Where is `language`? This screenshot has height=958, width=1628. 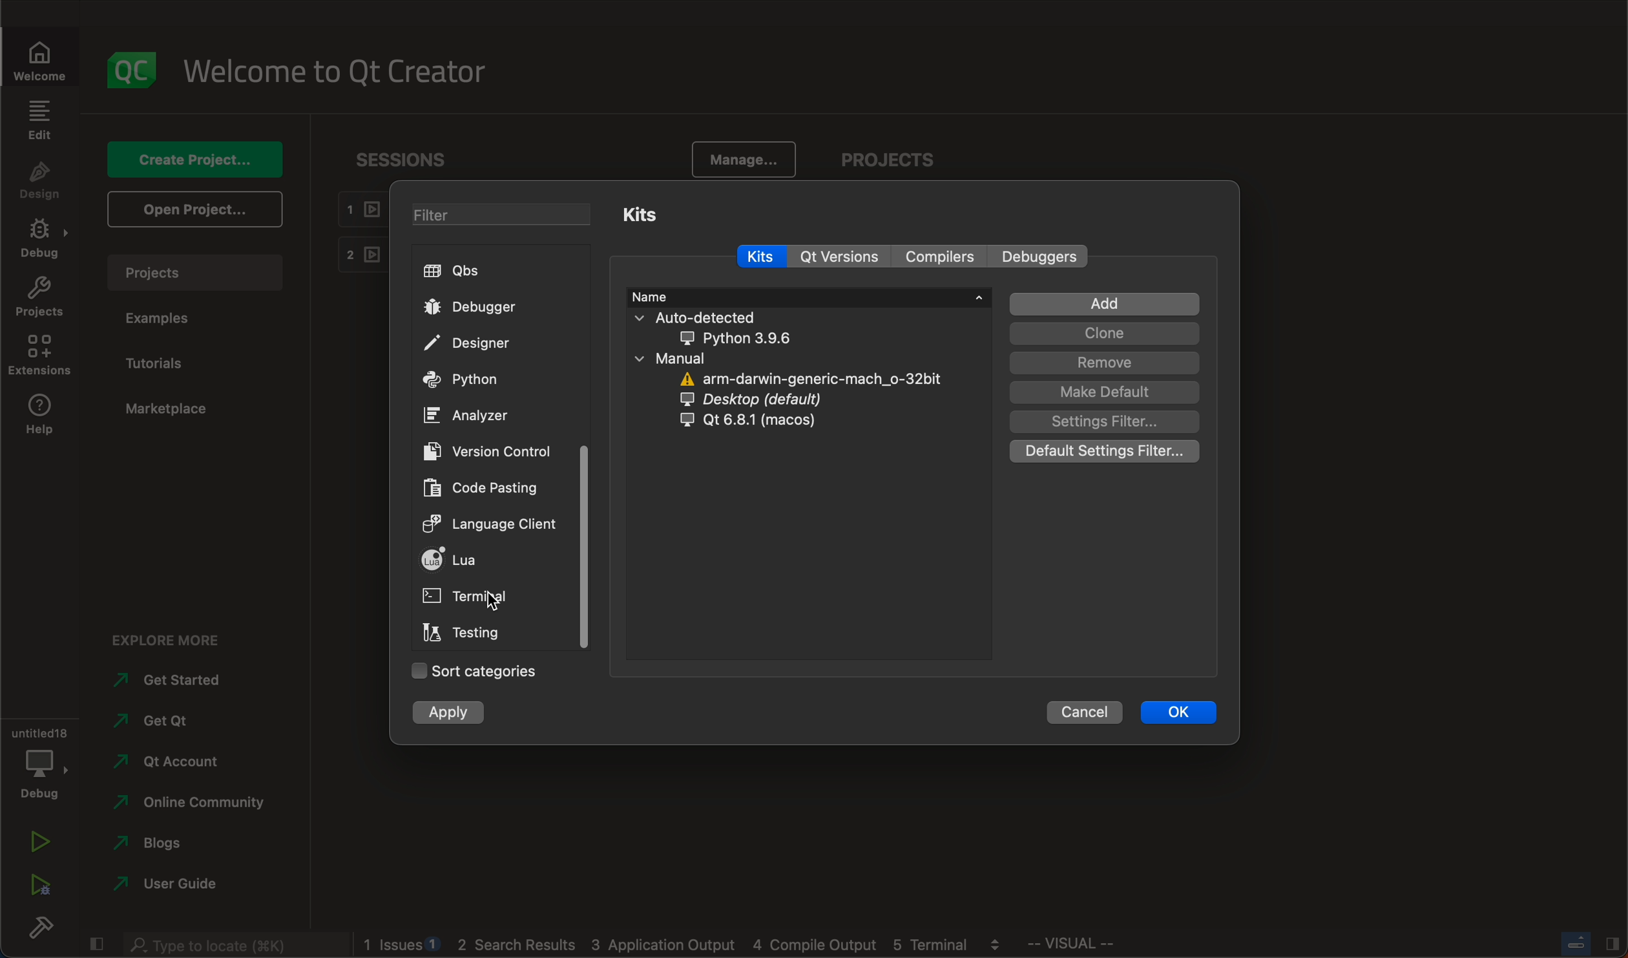 language is located at coordinates (494, 526).